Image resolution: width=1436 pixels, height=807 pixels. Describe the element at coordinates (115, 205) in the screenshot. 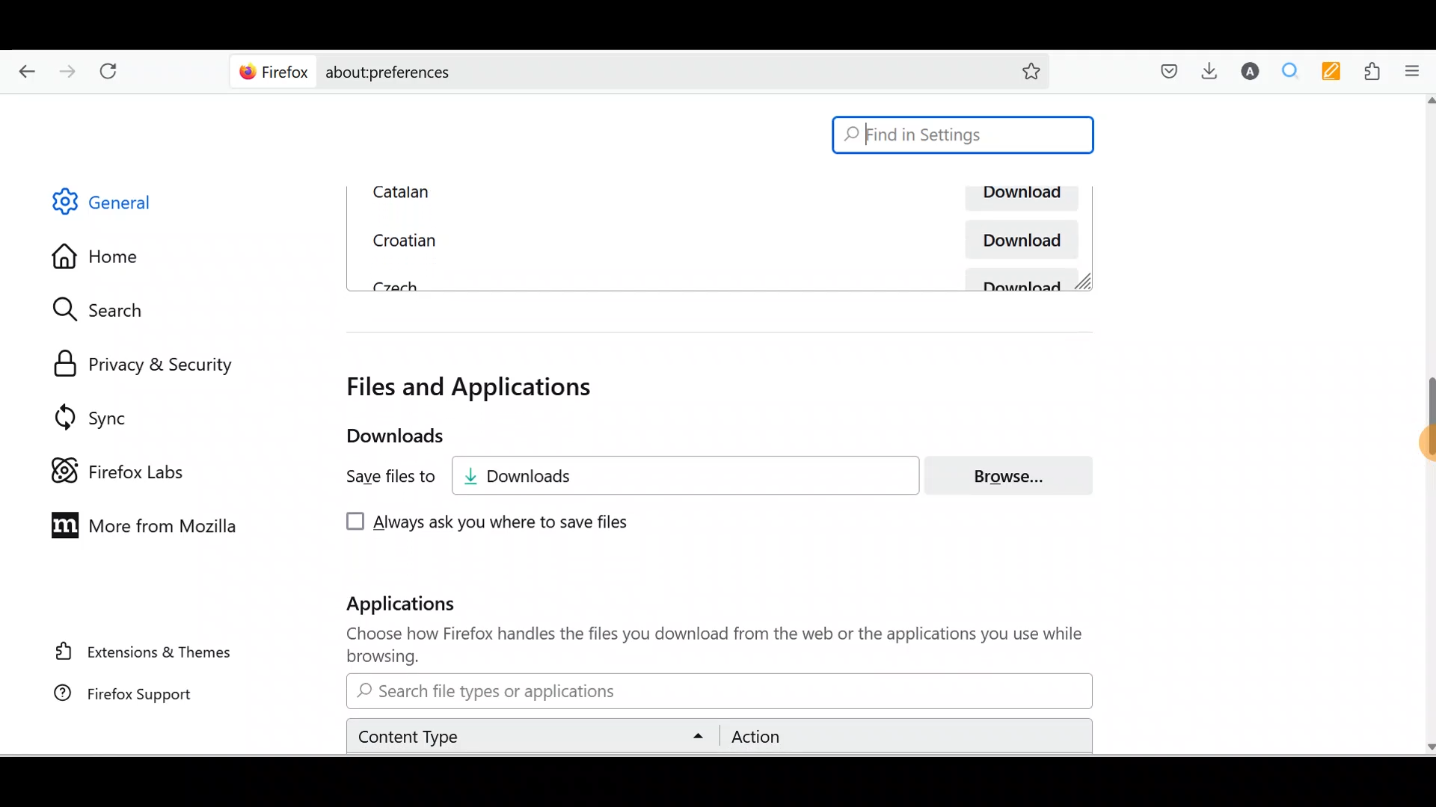

I see `General settings` at that location.